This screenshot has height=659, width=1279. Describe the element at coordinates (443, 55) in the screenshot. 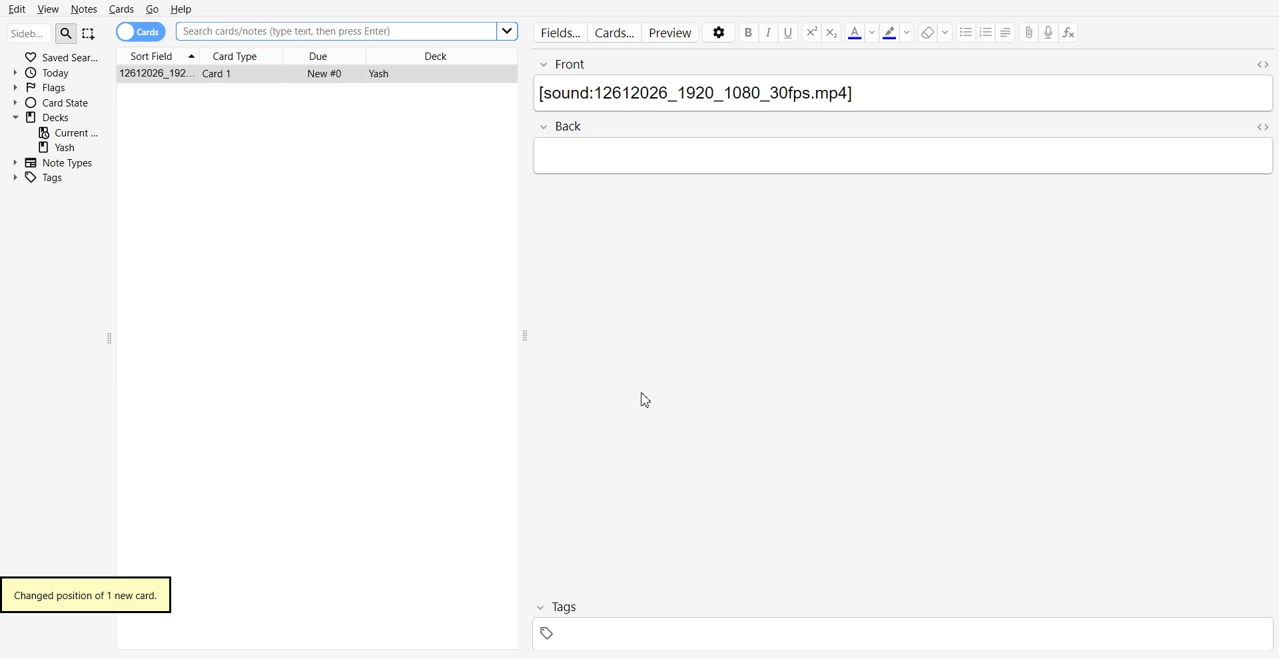

I see `Deck` at that location.